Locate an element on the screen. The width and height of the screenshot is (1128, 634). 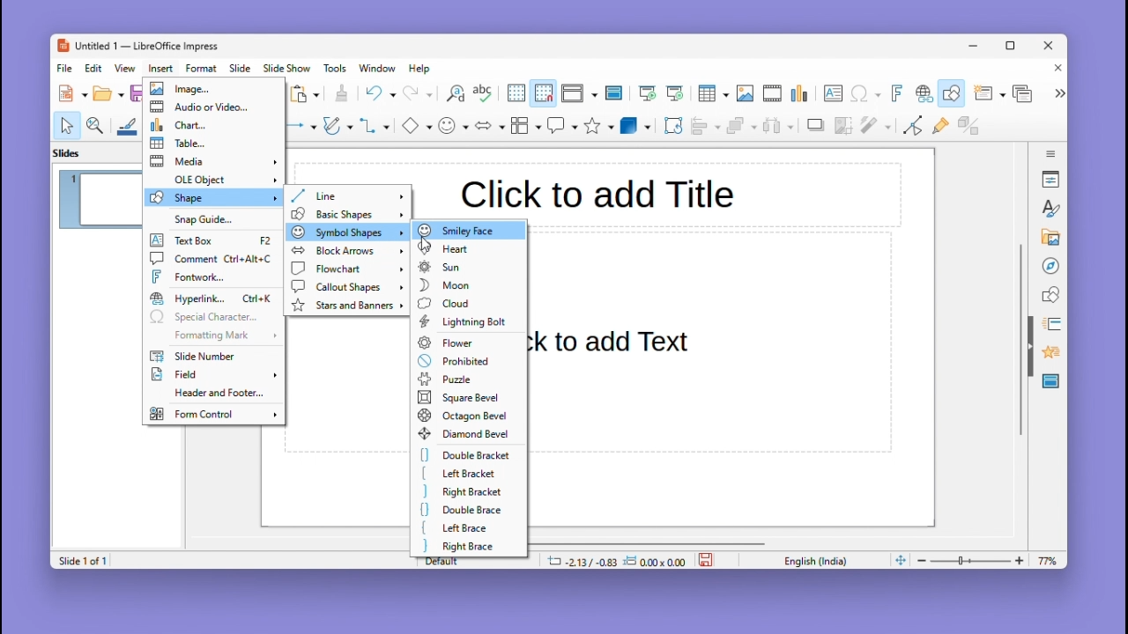
Maximize is located at coordinates (1013, 48).